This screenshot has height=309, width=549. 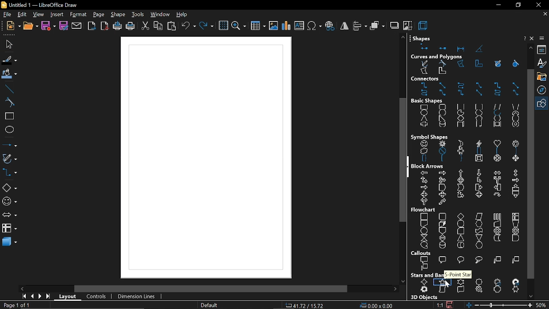 I want to click on cut , so click(x=145, y=26).